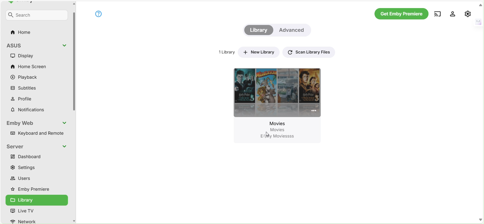 This screenshot has width=484, height=224. I want to click on Search Bar, so click(35, 16).